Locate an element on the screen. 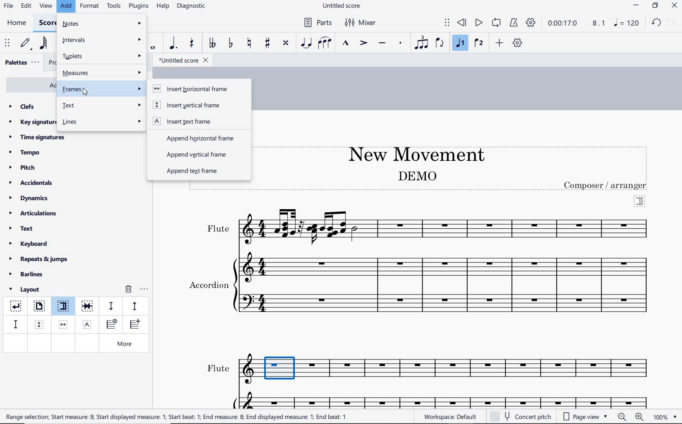 The width and height of the screenshot is (682, 424). toggle double-sharp is located at coordinates (286, 43).